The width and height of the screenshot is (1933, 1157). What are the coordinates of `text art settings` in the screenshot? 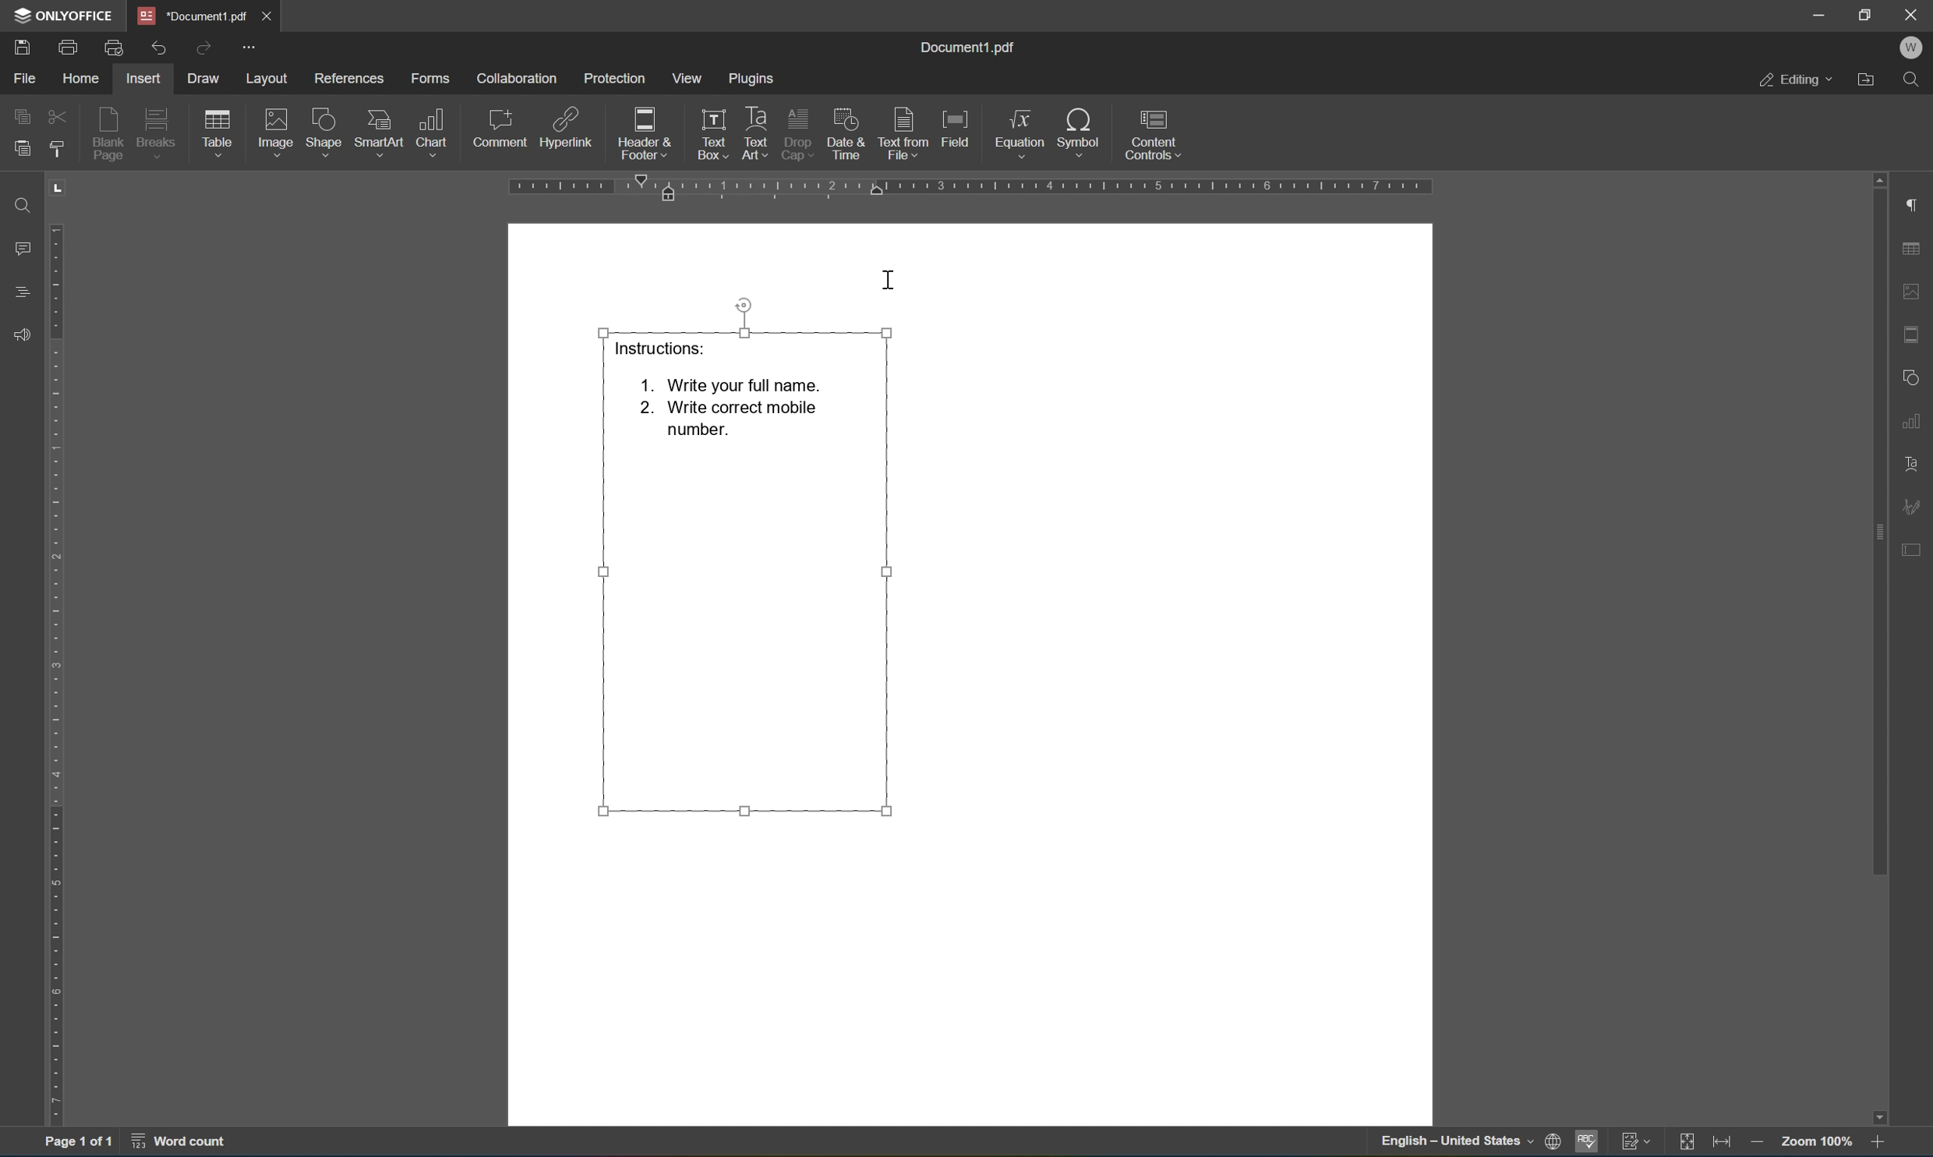 It's located at (1913, 465).